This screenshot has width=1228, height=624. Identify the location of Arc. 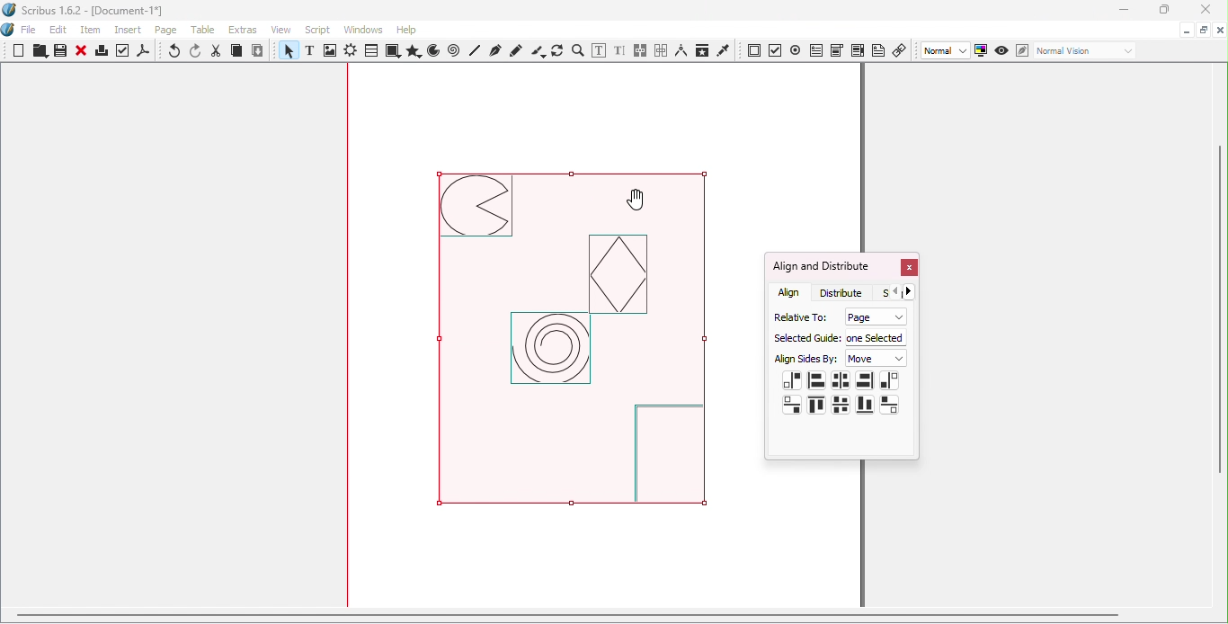
(433, 52).